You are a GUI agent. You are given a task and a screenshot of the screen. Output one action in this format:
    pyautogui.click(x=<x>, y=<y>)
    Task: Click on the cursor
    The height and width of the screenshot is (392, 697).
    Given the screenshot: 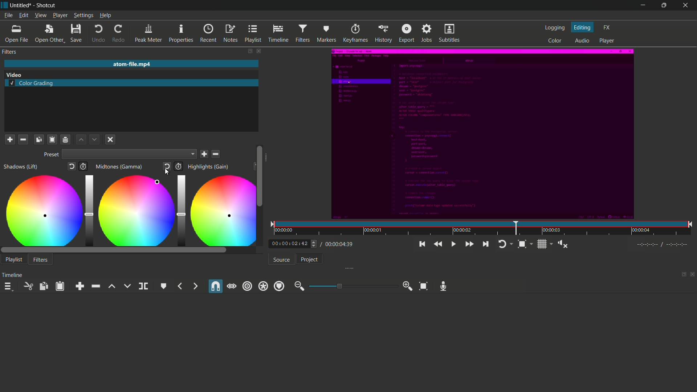 What is the action you would take?
    pyautogui.click(x=166, y=173)
    